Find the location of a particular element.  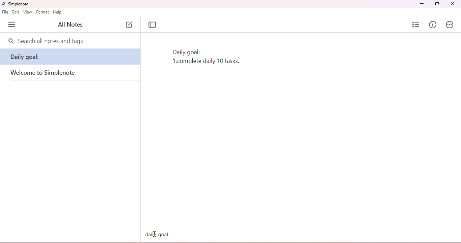

maximize is located at coordinates (437, 4).